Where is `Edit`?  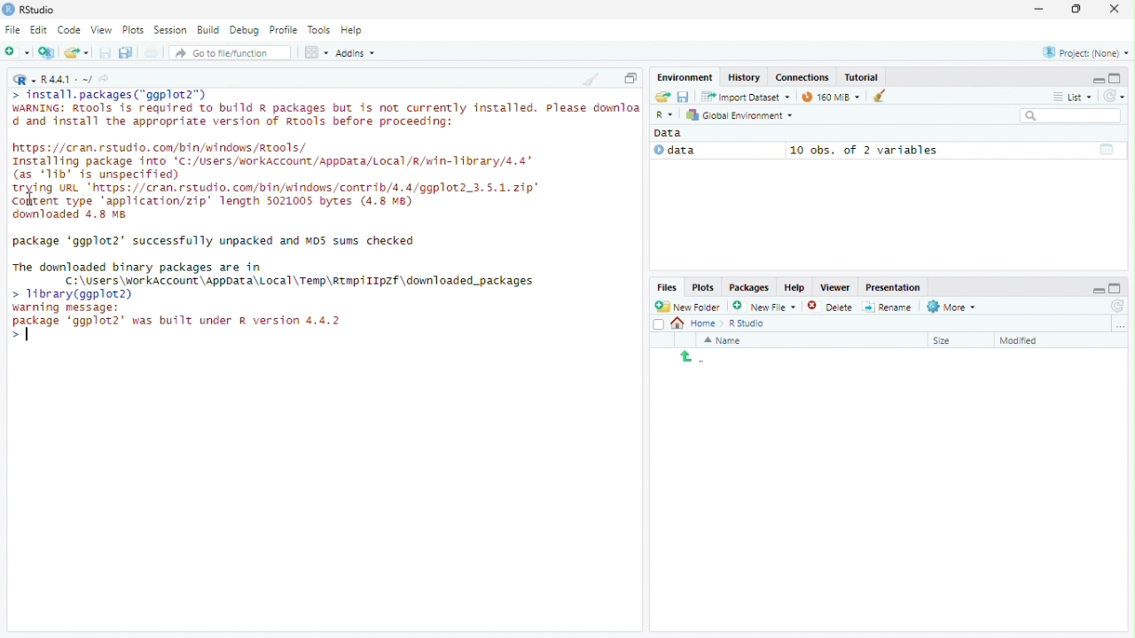 Edit is located at coordinates (40, 30).